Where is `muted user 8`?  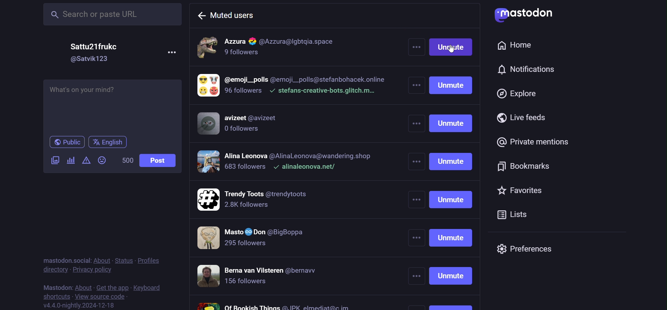 muted user 8 is located at coordinates (275, 305).